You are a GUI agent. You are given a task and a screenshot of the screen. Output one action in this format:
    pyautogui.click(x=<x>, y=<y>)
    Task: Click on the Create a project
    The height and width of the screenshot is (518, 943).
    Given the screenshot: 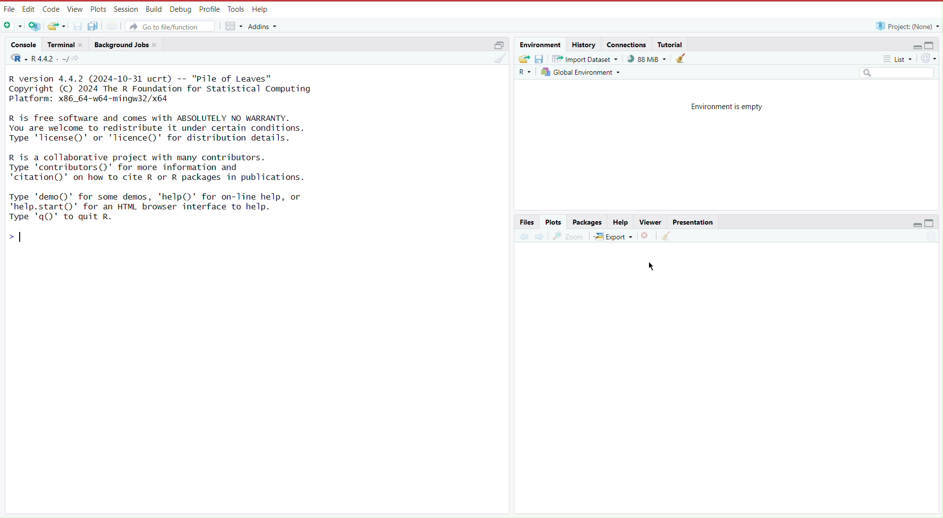 What is the action you would take?
    pyautogui.click(x=36, y=26)
    